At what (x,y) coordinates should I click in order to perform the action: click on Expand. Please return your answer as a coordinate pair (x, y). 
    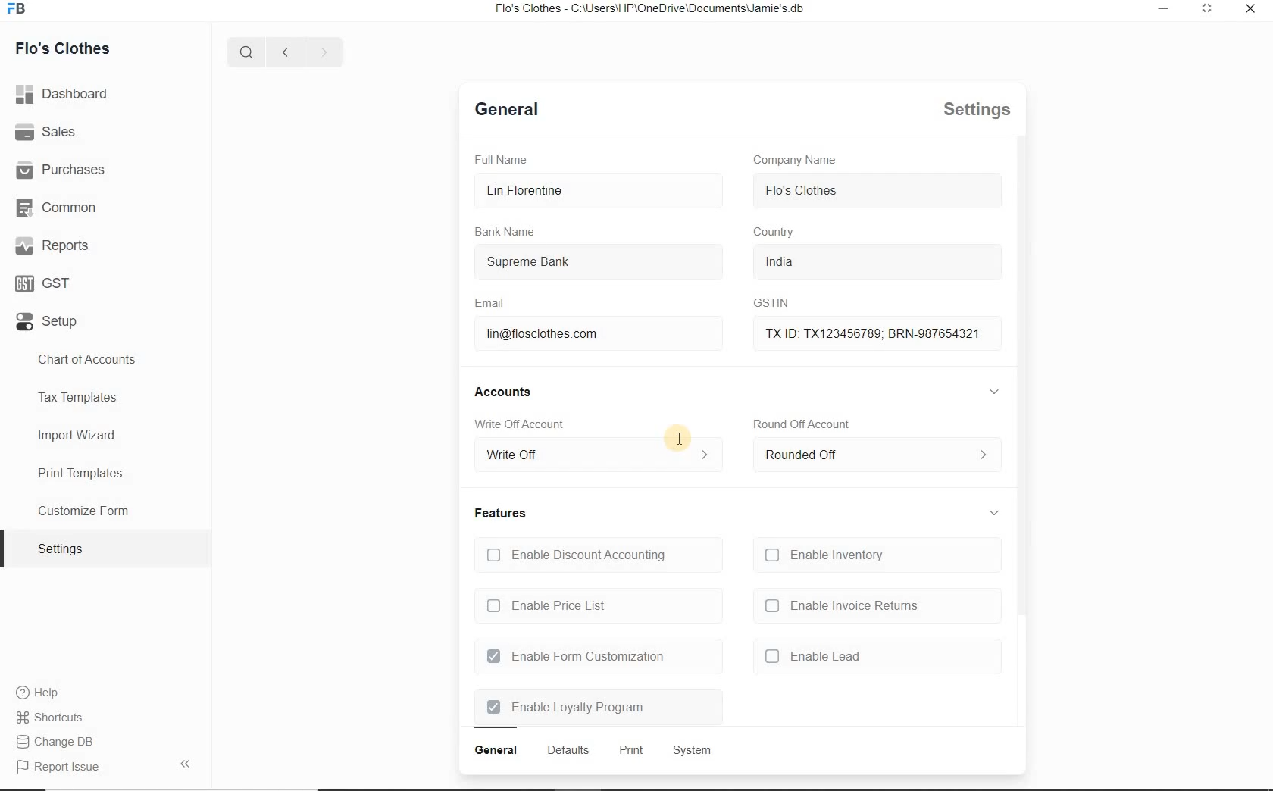
    Looking at the image, I should click on (997, 511).